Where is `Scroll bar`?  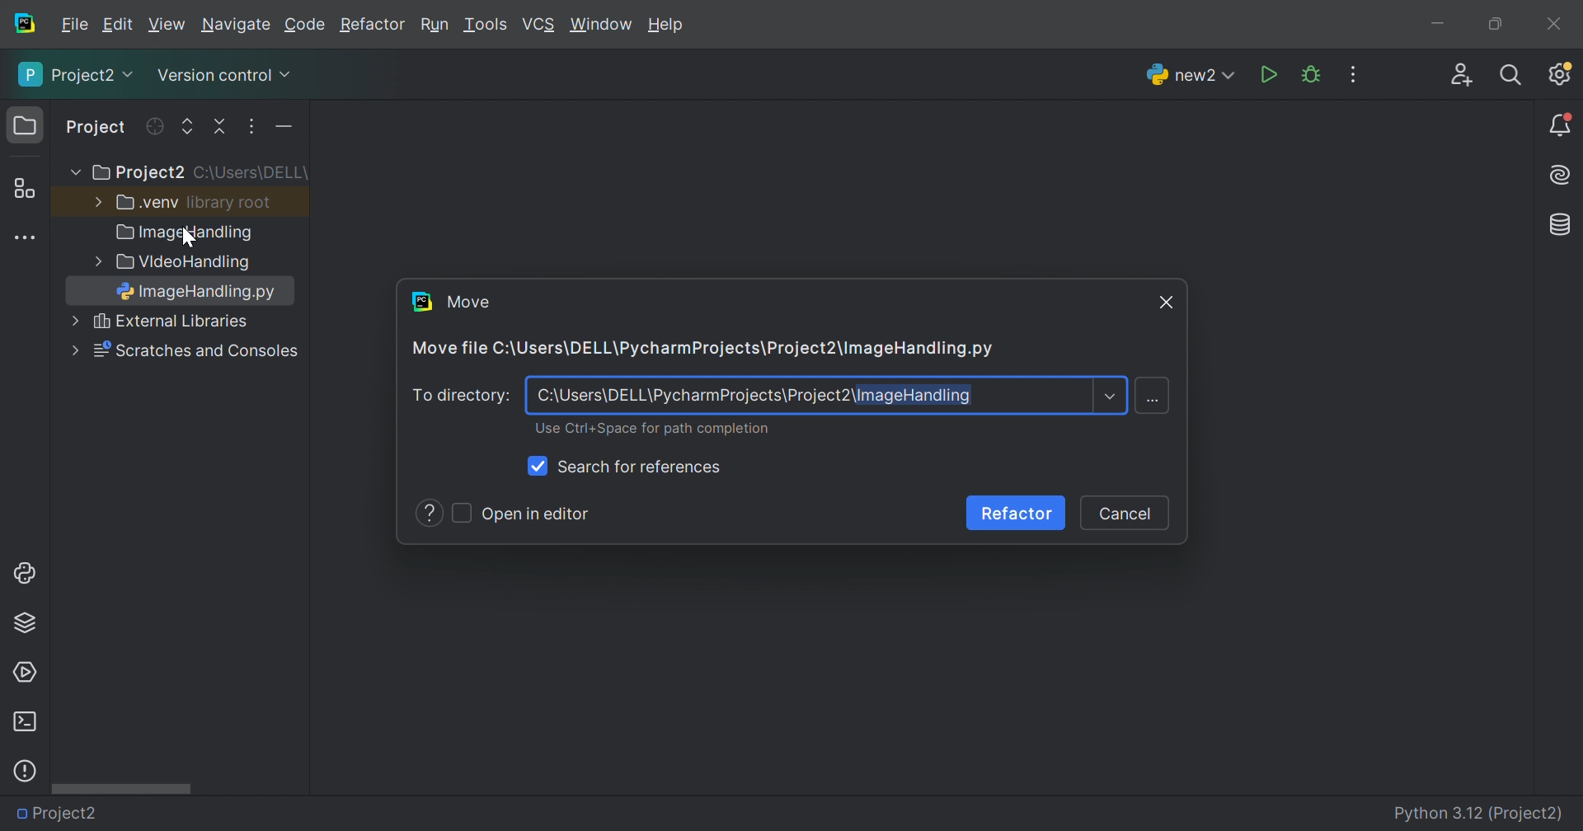 Scroll bar is located at coordinates (121, 787).